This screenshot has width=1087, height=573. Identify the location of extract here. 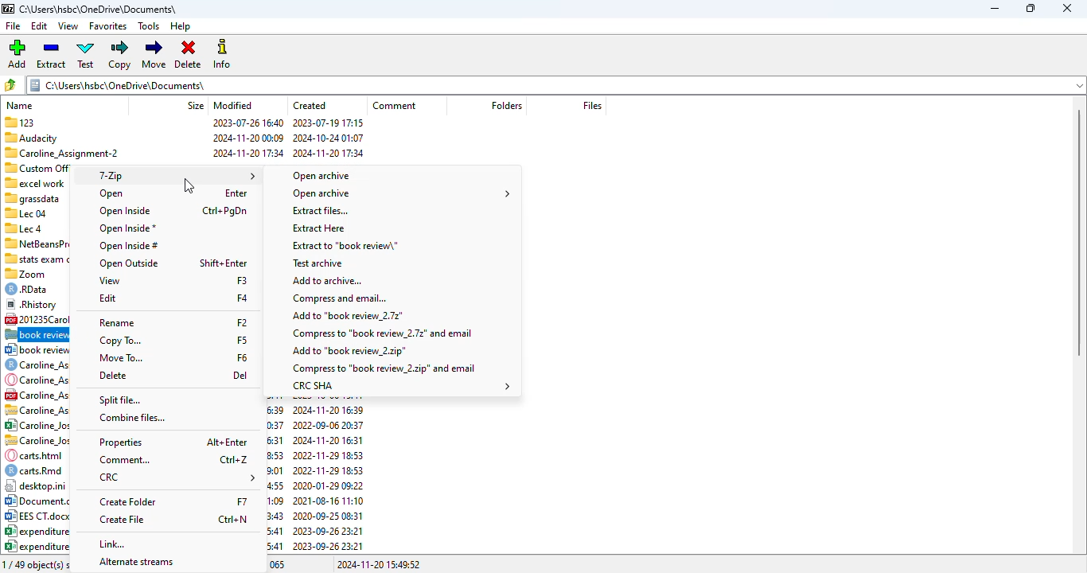
(320, 228).